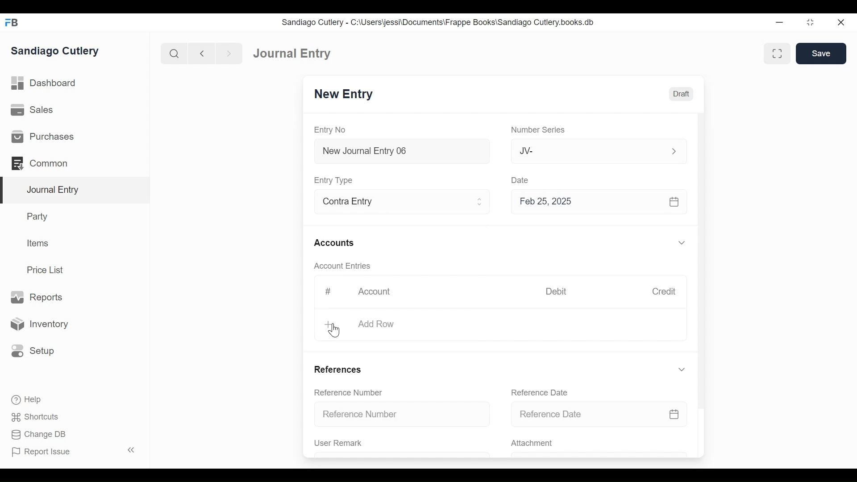  What do you see at coordinates (338, 443) in the screenshot?
I see `User Remark` at bounding box center [338, 443].